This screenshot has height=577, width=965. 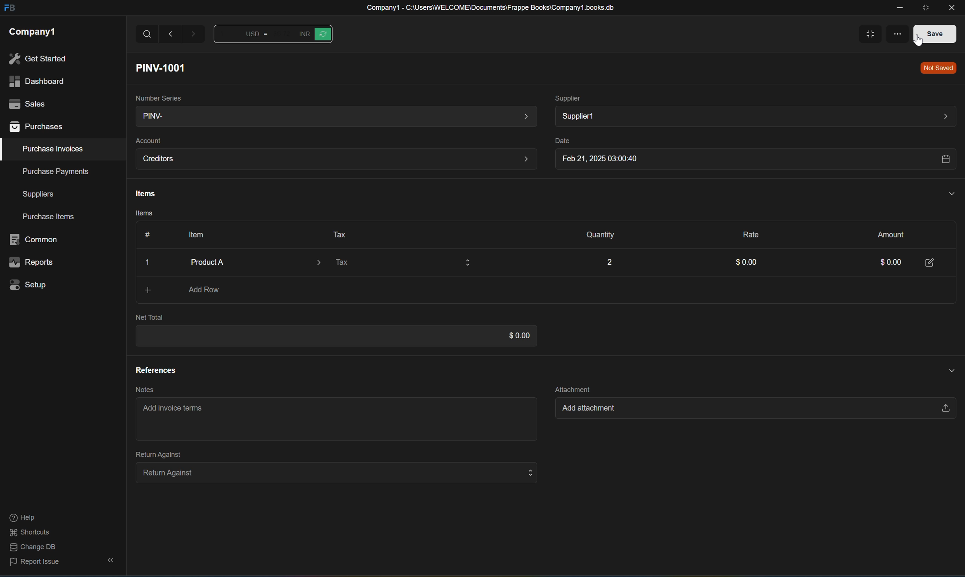 What do you see at coordinates (336, 159) in the screenshot?
I see `Creditors` at bounding box center [336, 159].